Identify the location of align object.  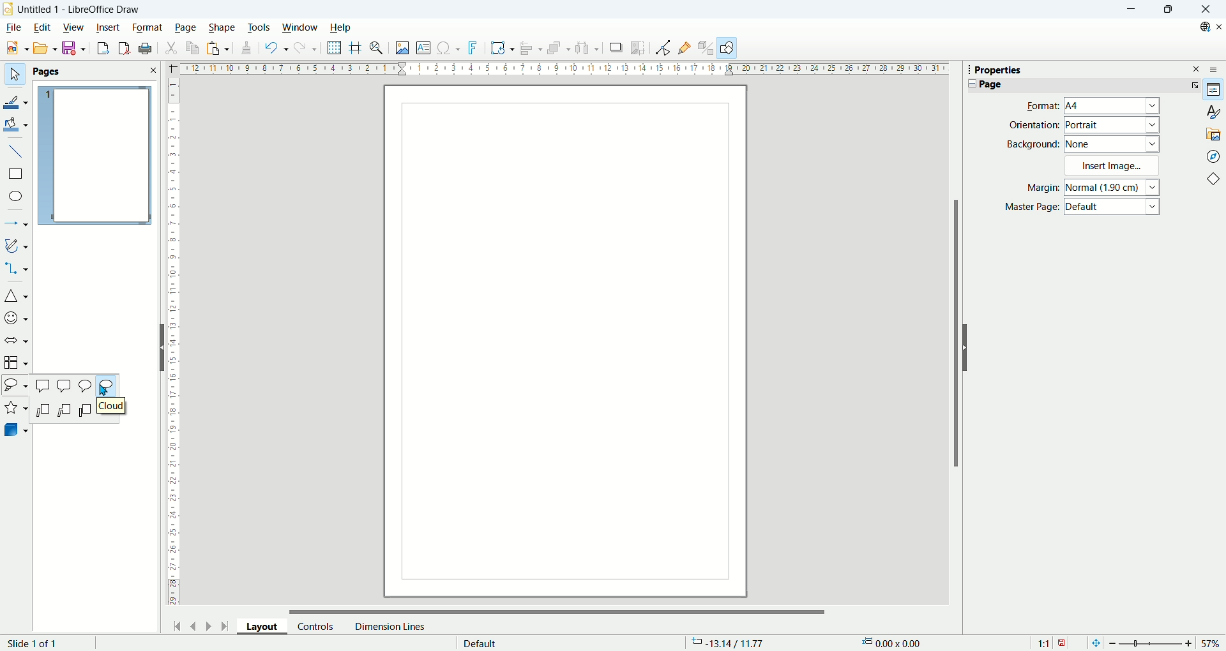
(534, 49).